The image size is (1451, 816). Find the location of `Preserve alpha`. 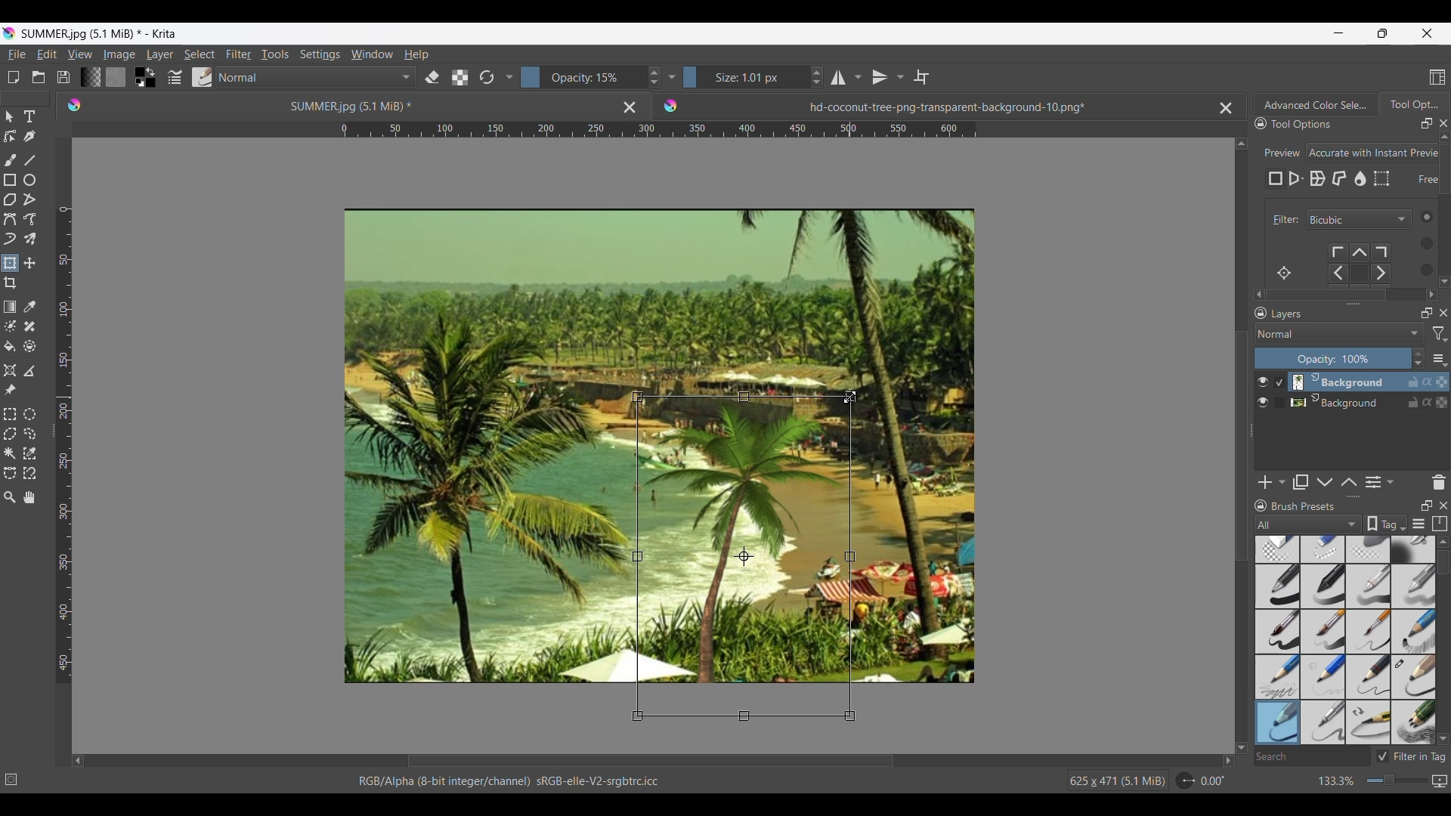

Preserve alpha is located at coordinates (459, 78).